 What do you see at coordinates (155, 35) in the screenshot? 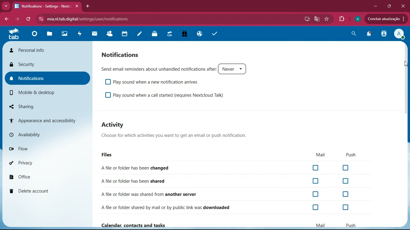
I see `layers` at bounding box center [155, 35].